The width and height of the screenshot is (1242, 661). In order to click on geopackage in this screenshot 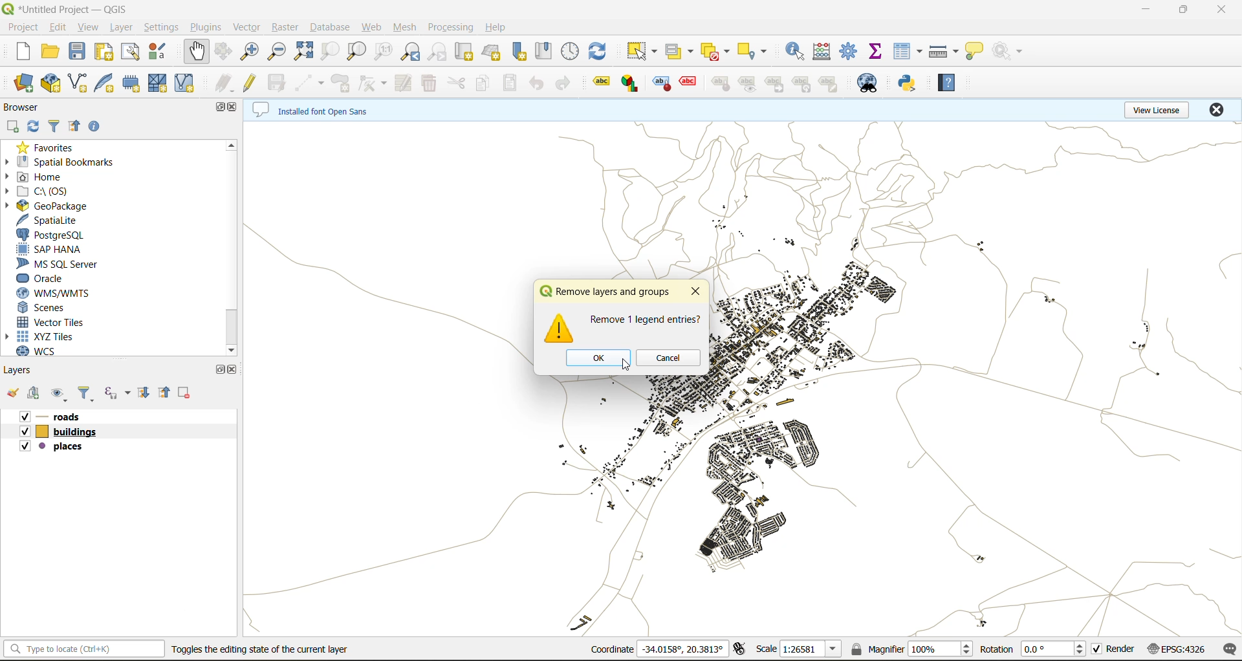, I will do `click(54, 208)`.